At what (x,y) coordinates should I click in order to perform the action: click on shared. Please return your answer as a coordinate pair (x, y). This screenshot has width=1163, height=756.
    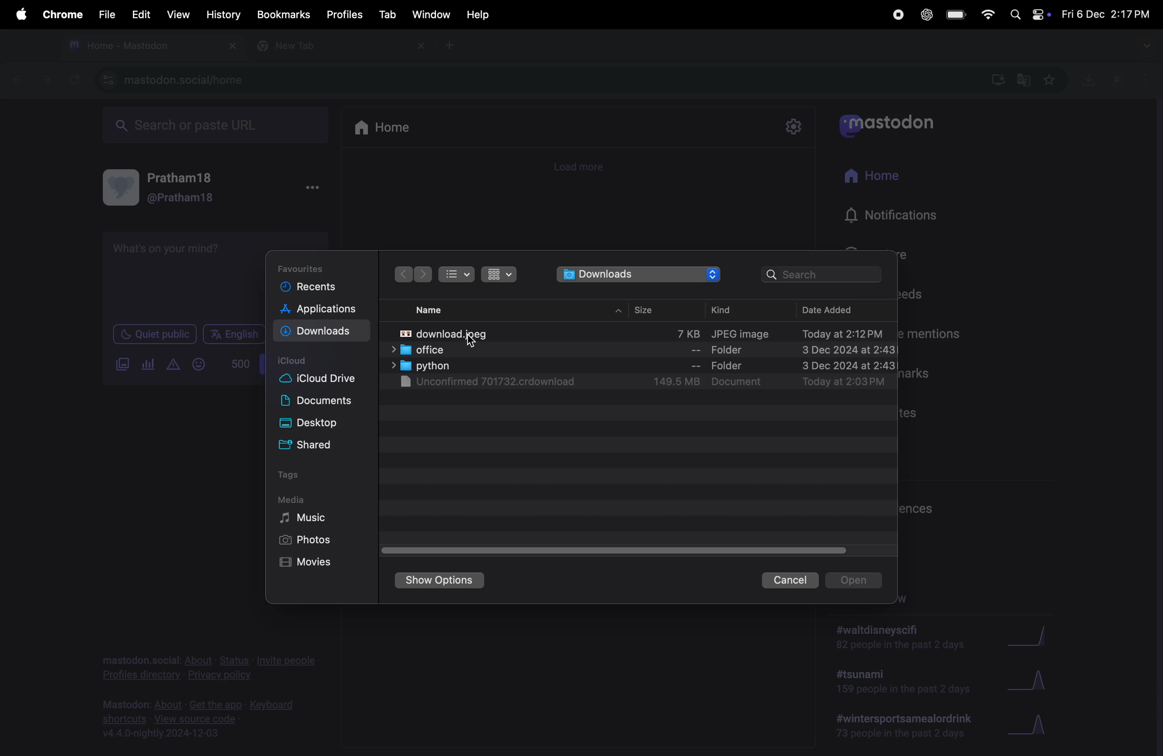
    Looking at the image, I should click on (309, 446).